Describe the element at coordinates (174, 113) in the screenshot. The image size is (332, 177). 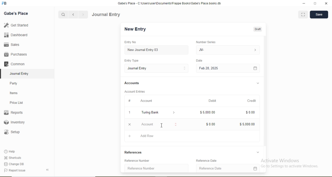
I see `Dropdown` at that location.